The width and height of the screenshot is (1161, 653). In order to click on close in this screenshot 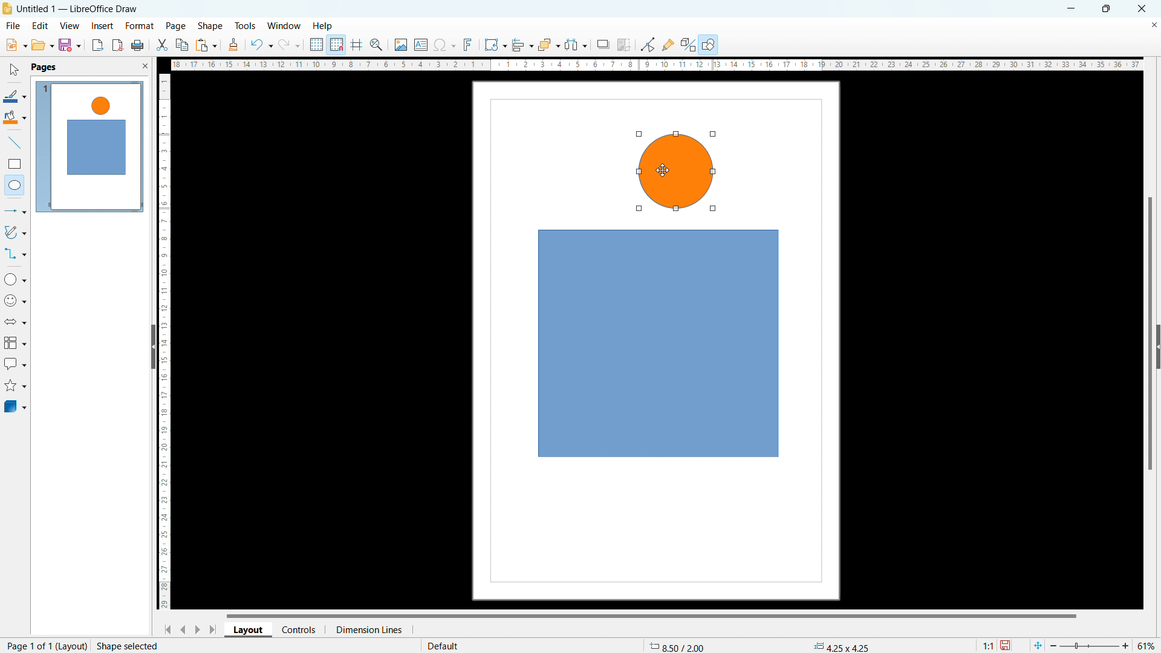, I will do `click(1143, 8)`.